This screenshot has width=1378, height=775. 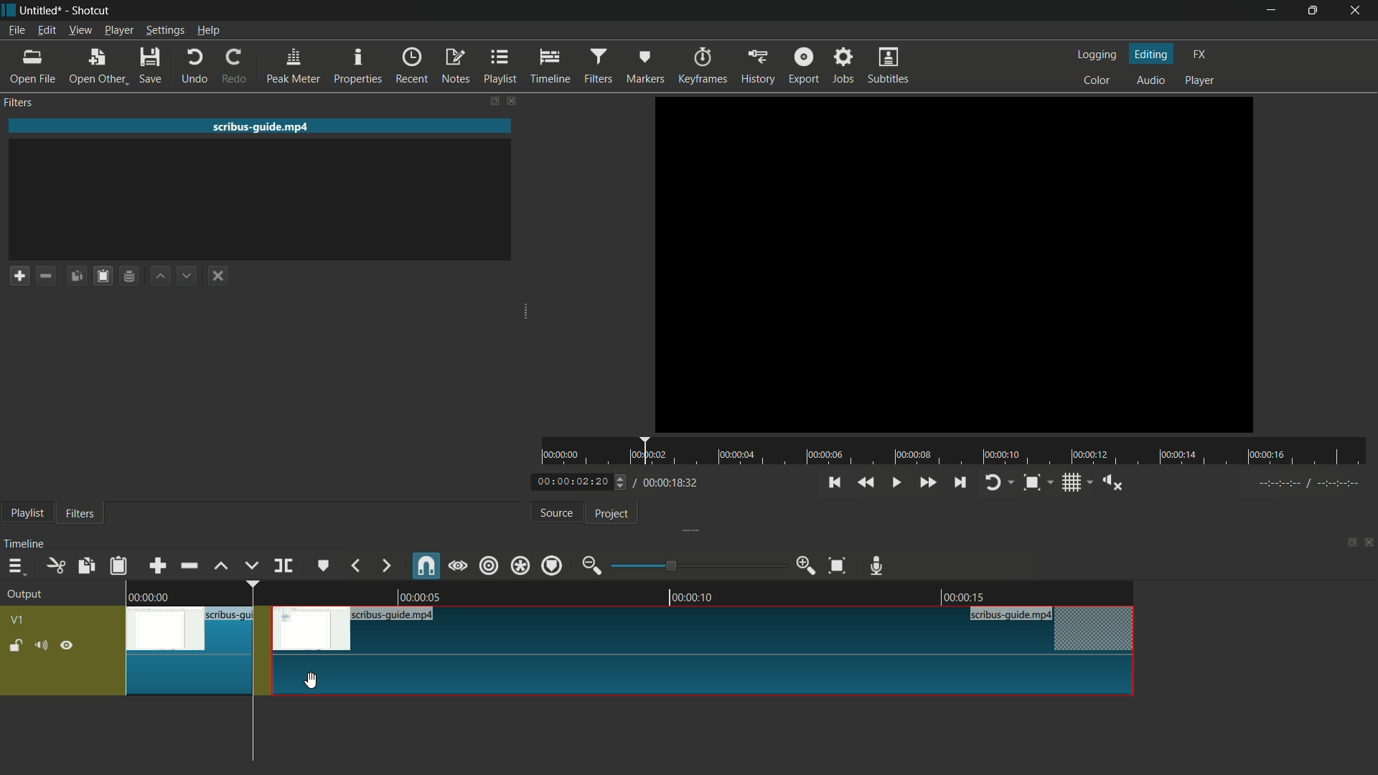 What do you see at coordinates (557, 513) in the screenshot?
I see `source` at bounding box center [557, 513].